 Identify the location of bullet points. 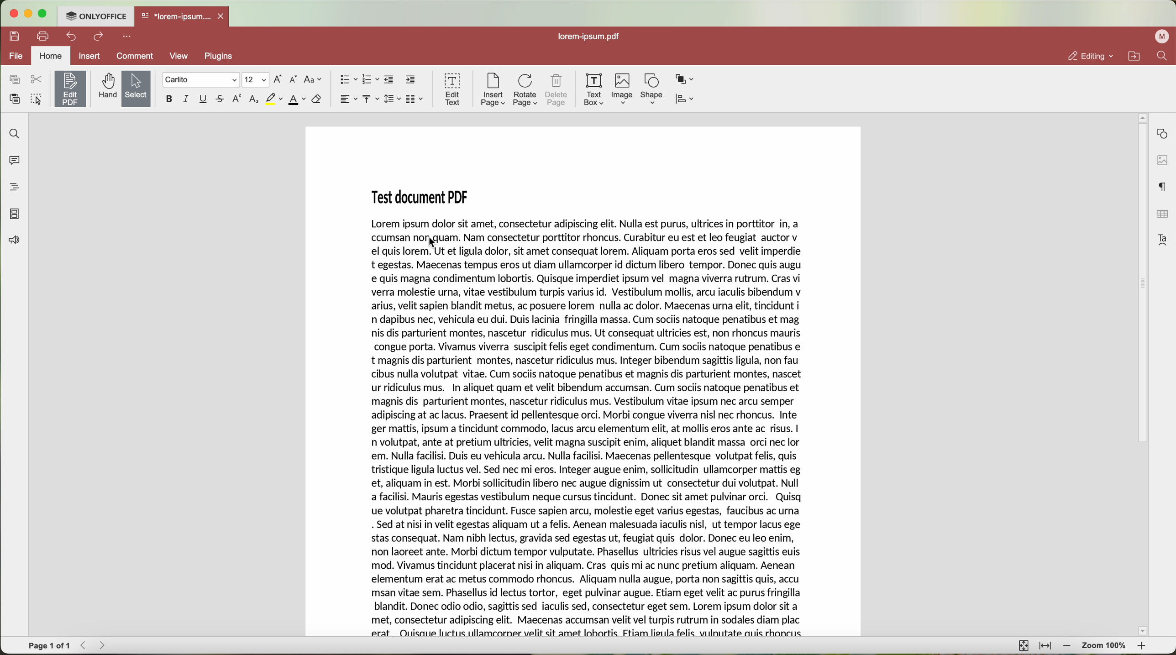
(347, 79).